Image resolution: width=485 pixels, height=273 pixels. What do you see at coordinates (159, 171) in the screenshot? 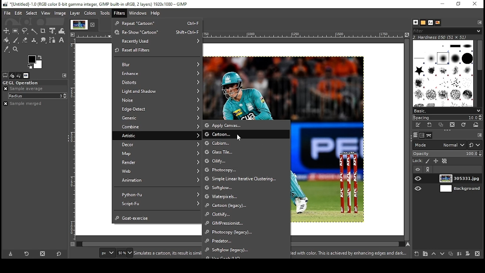
I see `web` at bounding box center [159, 171].